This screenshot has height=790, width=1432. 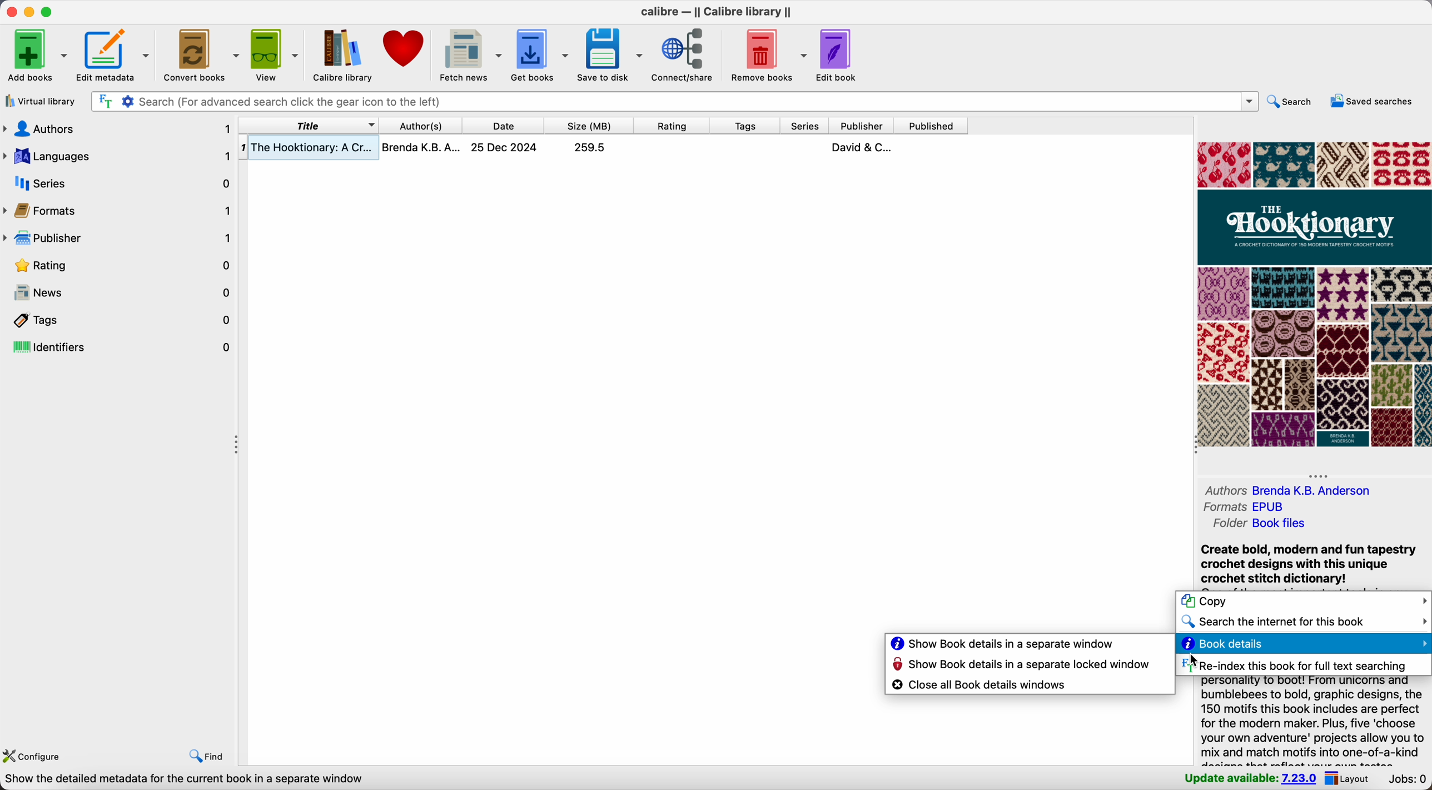 I want to click on title, so click(x=309, y=126).